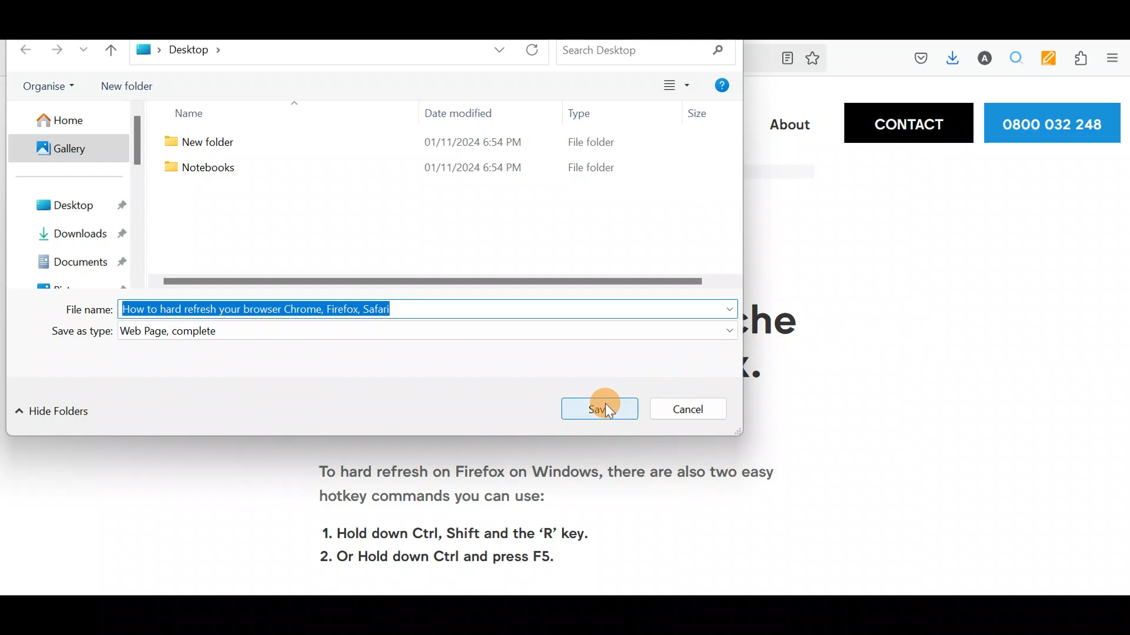 This screenshot has height=635, width=1130. What do you see at coordinates (466, 113) in the screenshot?
I see `Date modified` at bounding box center [466, 113].